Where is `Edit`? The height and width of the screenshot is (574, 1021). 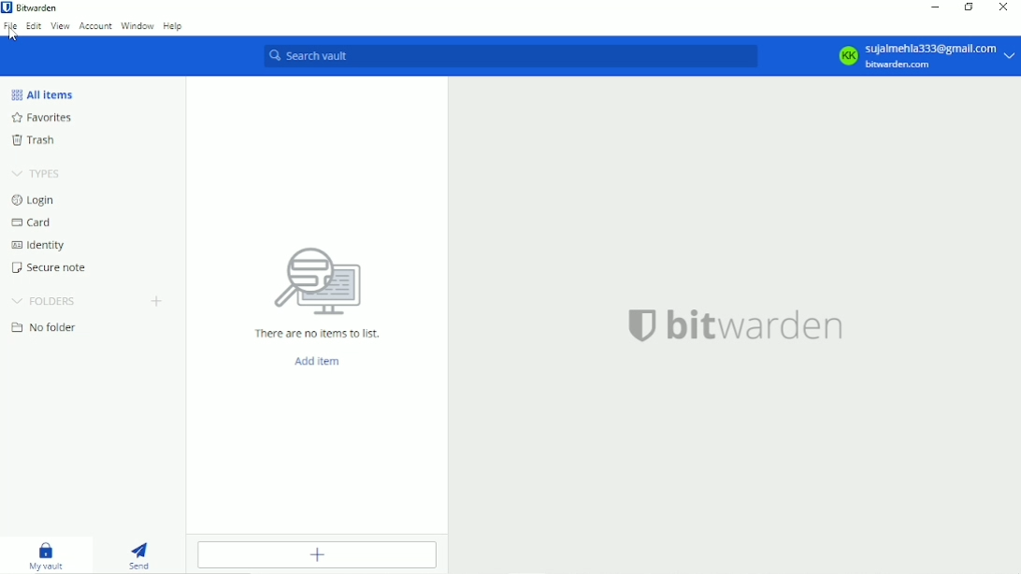
Edit is located at coordinates (33, 26).